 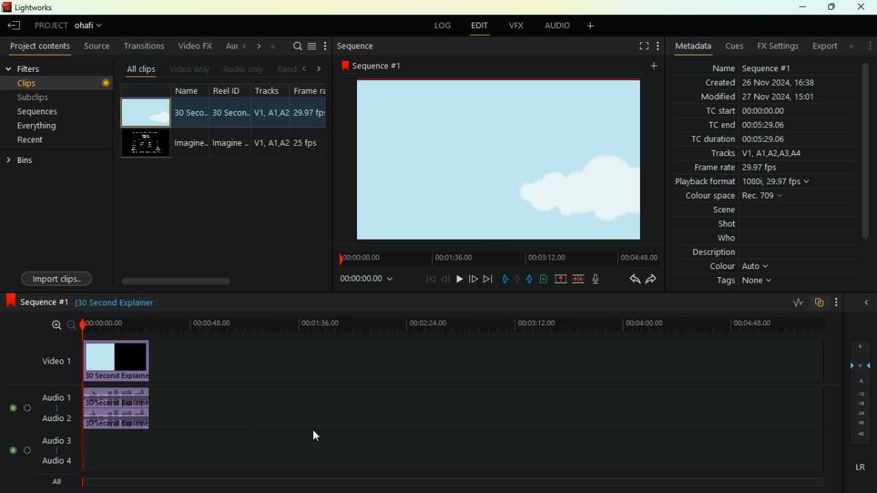 What do you see at coordinates (766, 81) in the screenshot?
I see `created 26 Nov 2024, 16:38` at bounding box center [766, 81].